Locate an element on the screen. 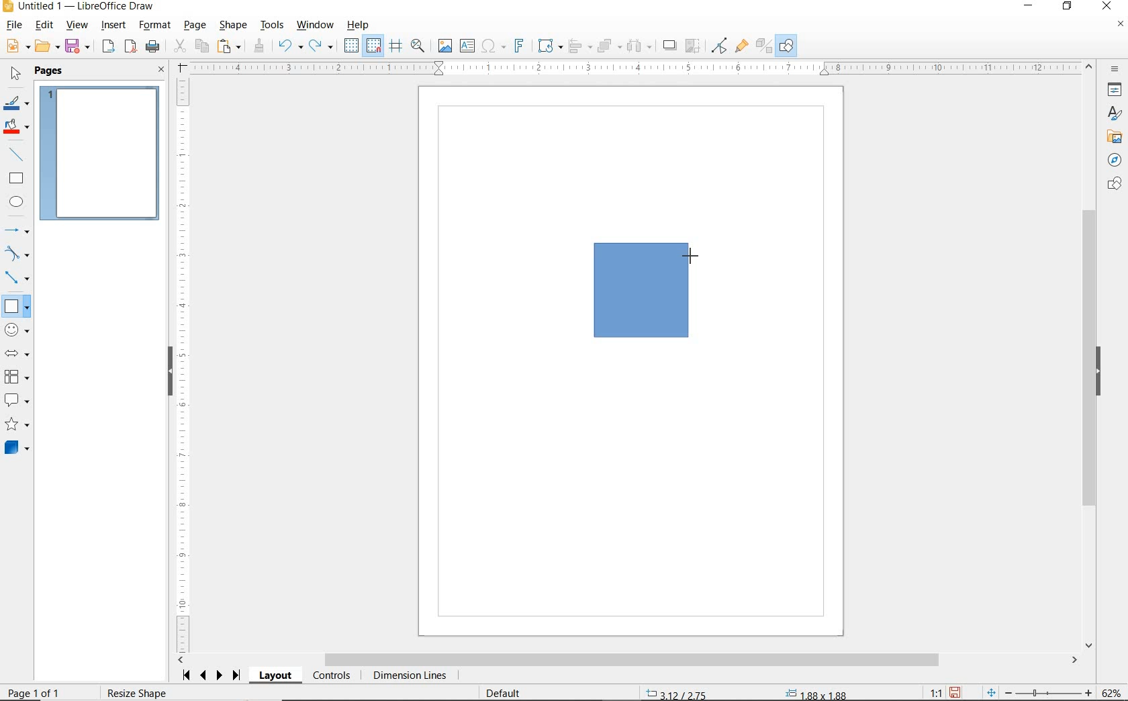 This screenshot has height=701, width=1128. SAVE is located at coordinates (79, 47).